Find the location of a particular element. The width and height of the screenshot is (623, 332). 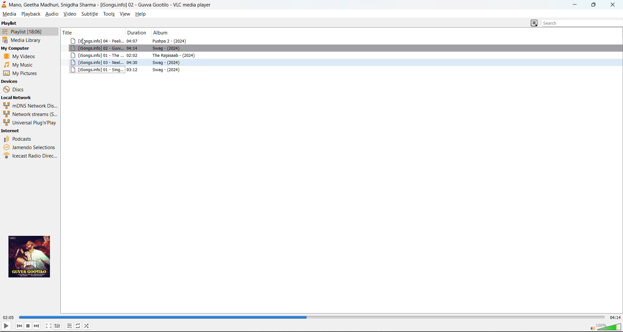

music is located at coordinates (20, 65).